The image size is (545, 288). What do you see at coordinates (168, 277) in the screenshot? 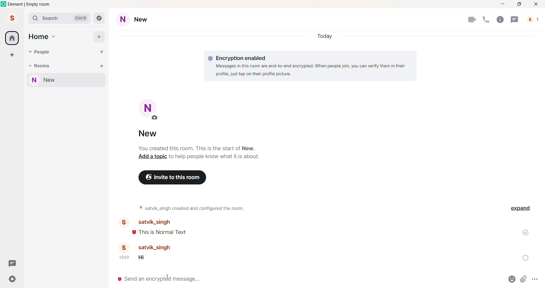
I see `cursor` at bounding box center [168, 277].